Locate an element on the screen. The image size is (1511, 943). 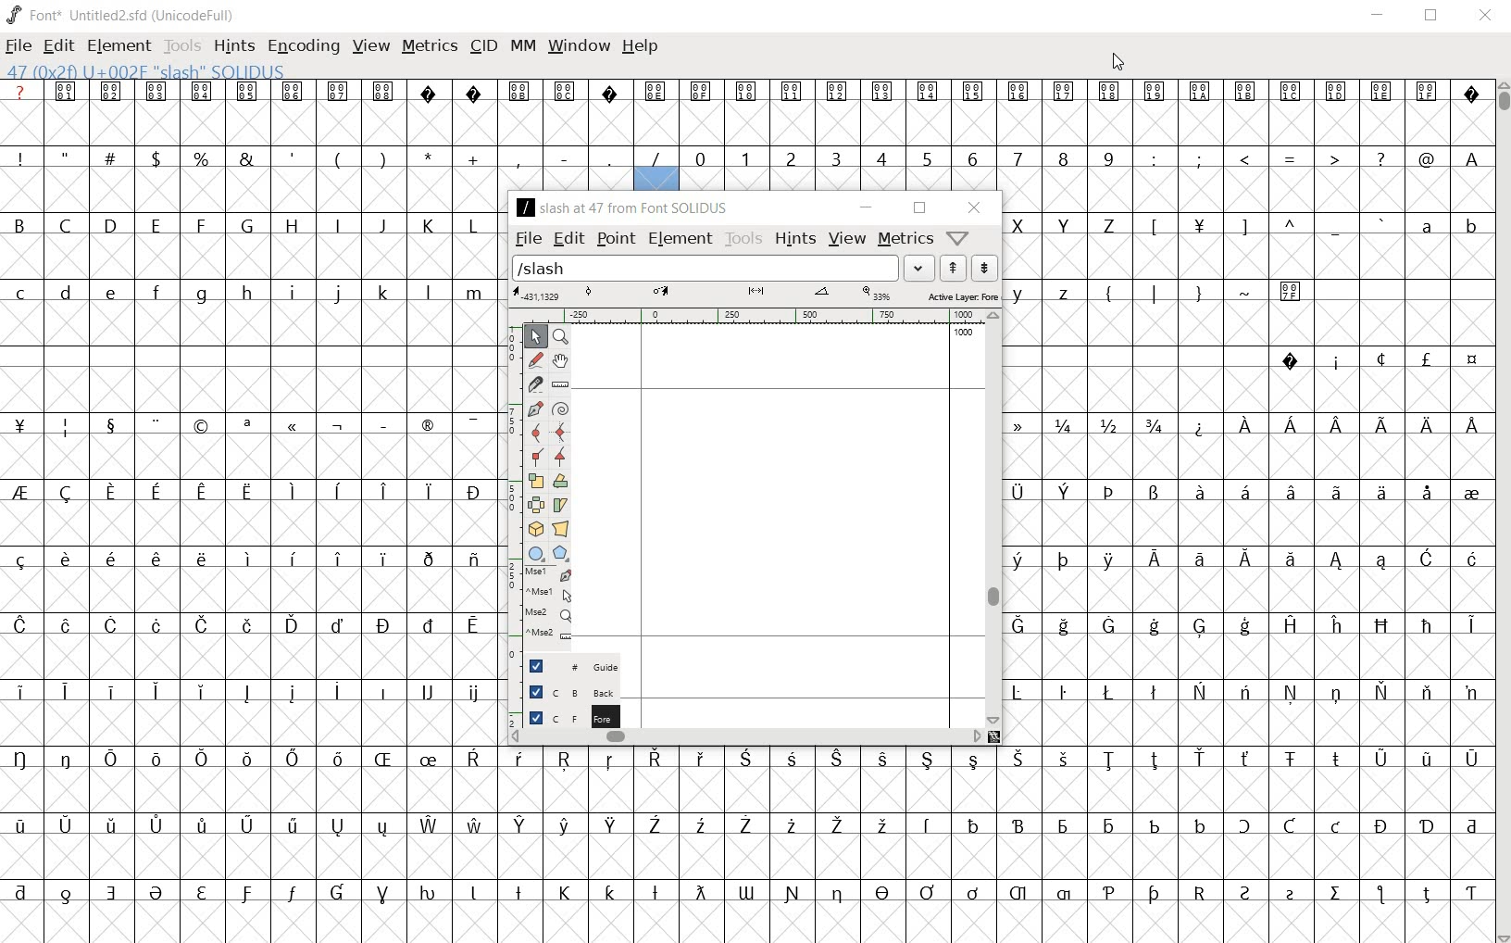
Special letters is located at coordinates (1357, 424).